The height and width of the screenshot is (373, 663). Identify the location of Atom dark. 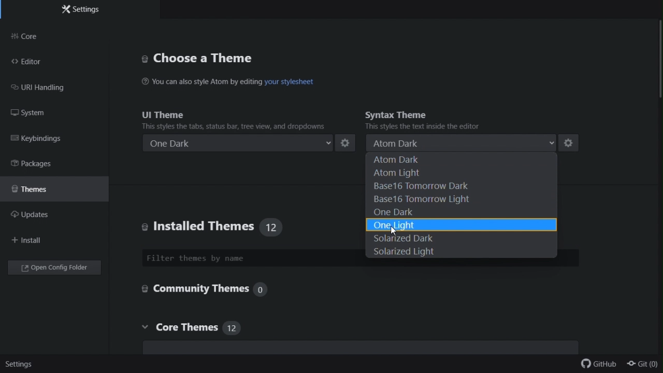
(460, 144).